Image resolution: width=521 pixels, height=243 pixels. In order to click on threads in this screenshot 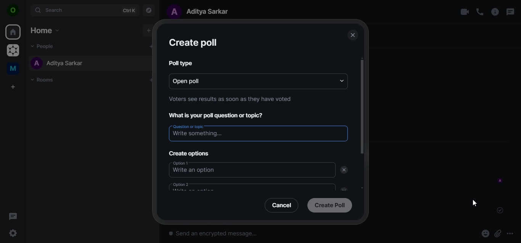, I will do `click(13, 216)`.